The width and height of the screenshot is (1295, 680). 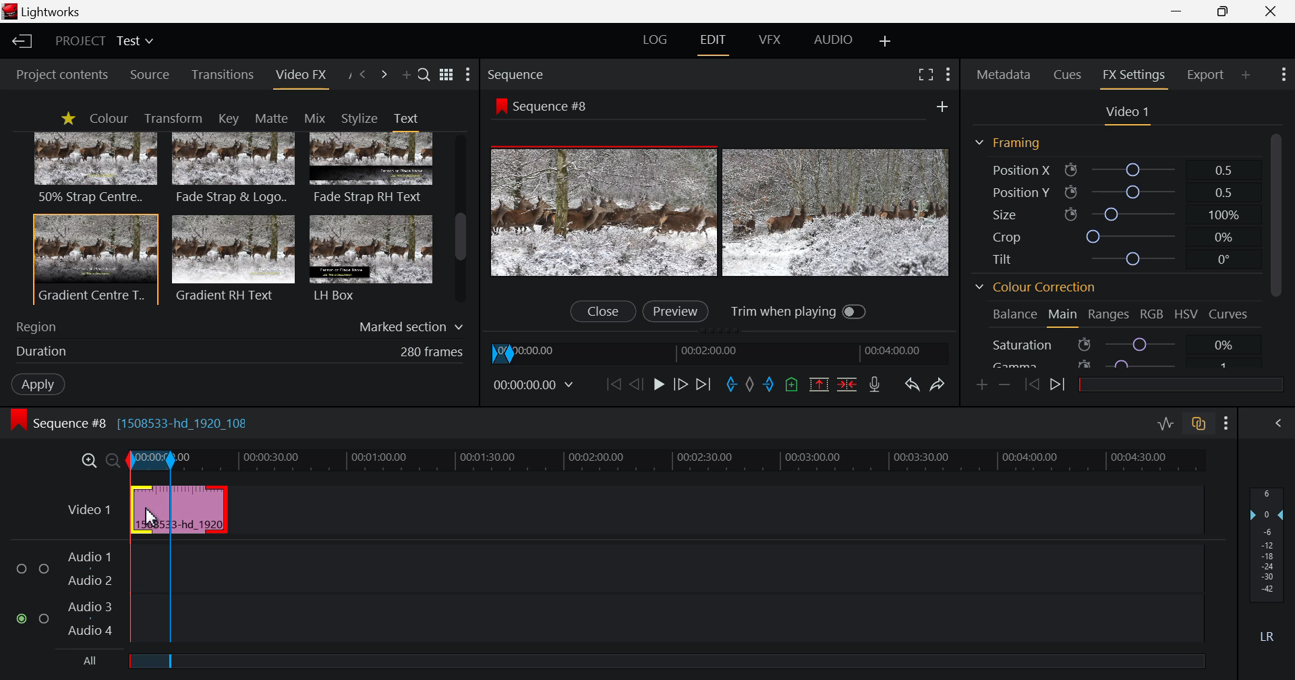 I want to click on Transform, so click(x=177, y=119).